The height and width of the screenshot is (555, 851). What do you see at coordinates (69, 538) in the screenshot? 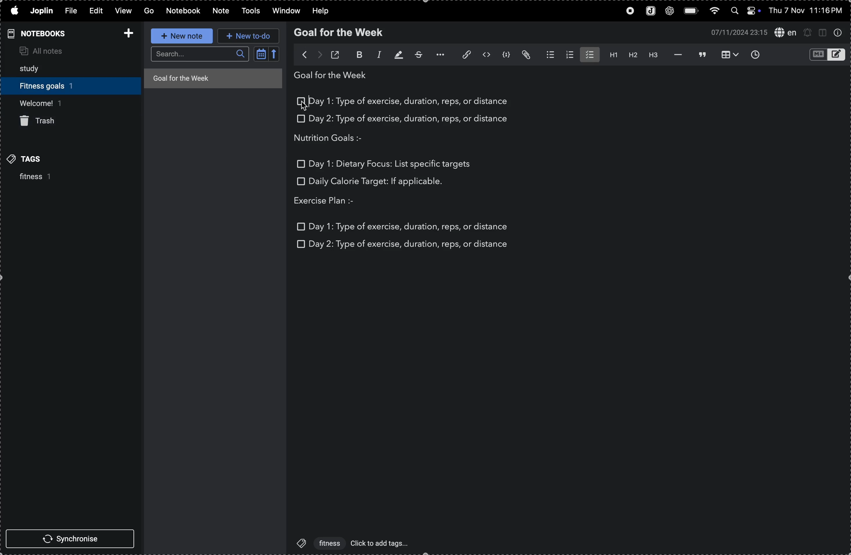
I see `synchronise` at bounding box center [69, 538].